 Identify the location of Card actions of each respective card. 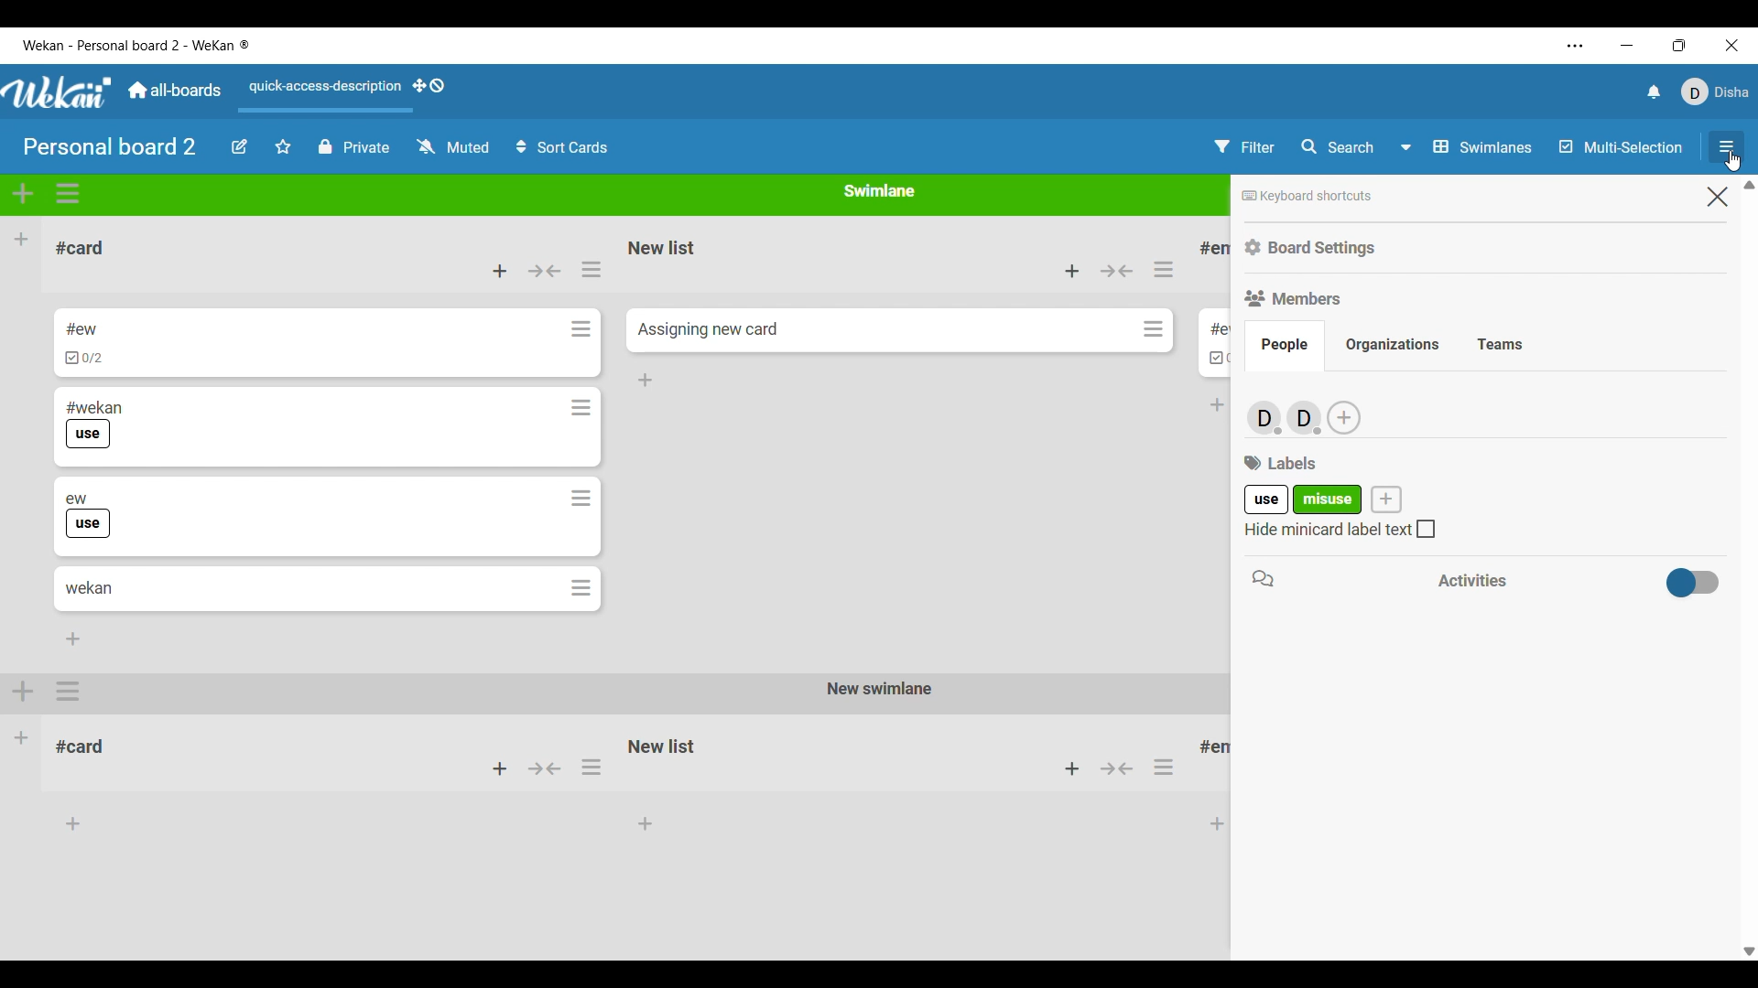
(581, 458).